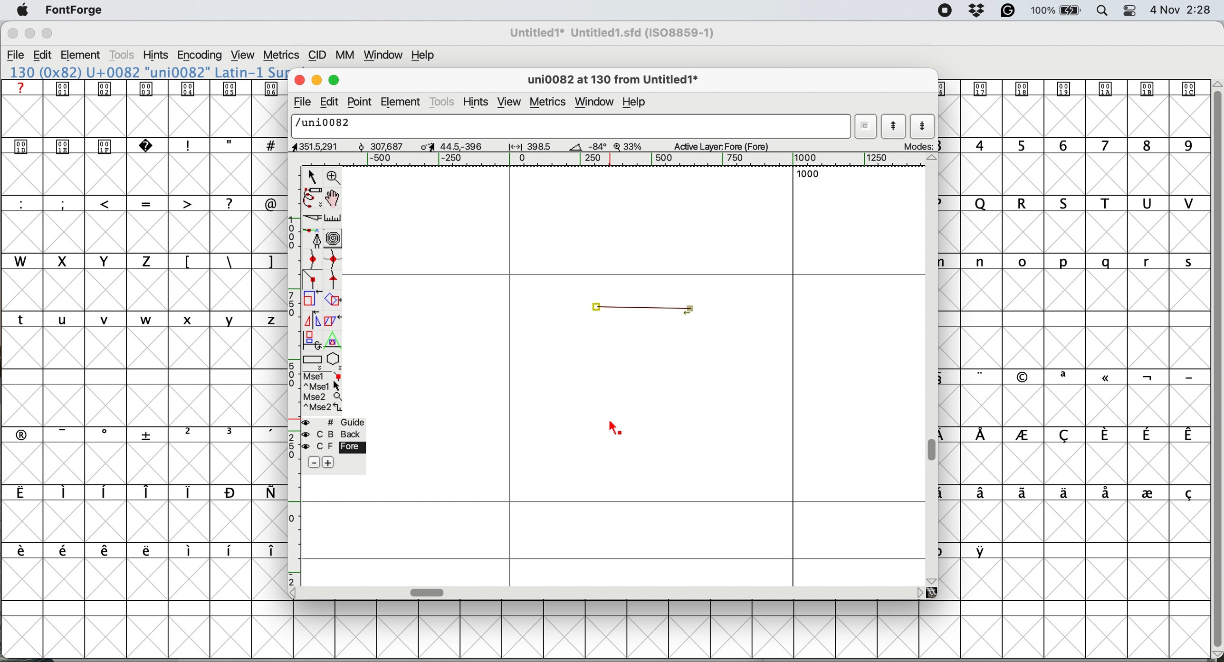  Describe the element at coordinates (244, 55) in the screenshot. I see `view` at that location.